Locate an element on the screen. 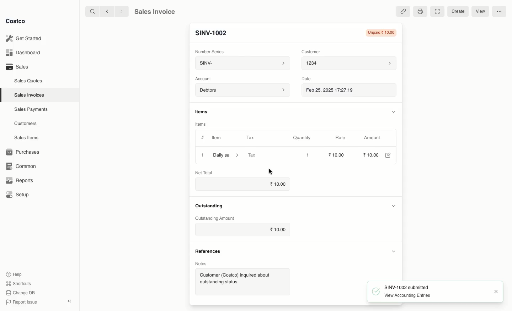 Image resolution: width=512 pixels, height=311 pixels. Common is located at coordinates (22, 167).